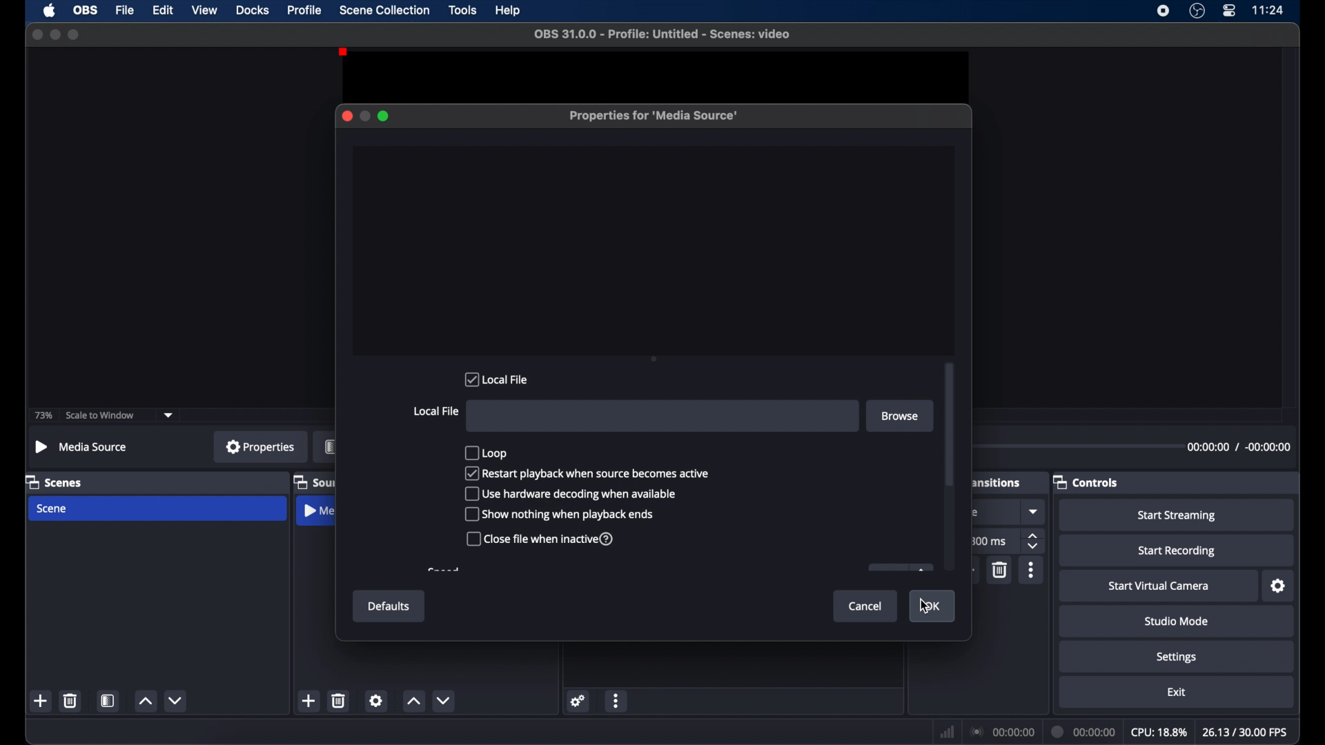 Image resolution: width=1325 pixels, height=745 pixels. What do you see at coordinates (306, 10) in the screenshot?
I see `profile` at bounding box center [306, 10].